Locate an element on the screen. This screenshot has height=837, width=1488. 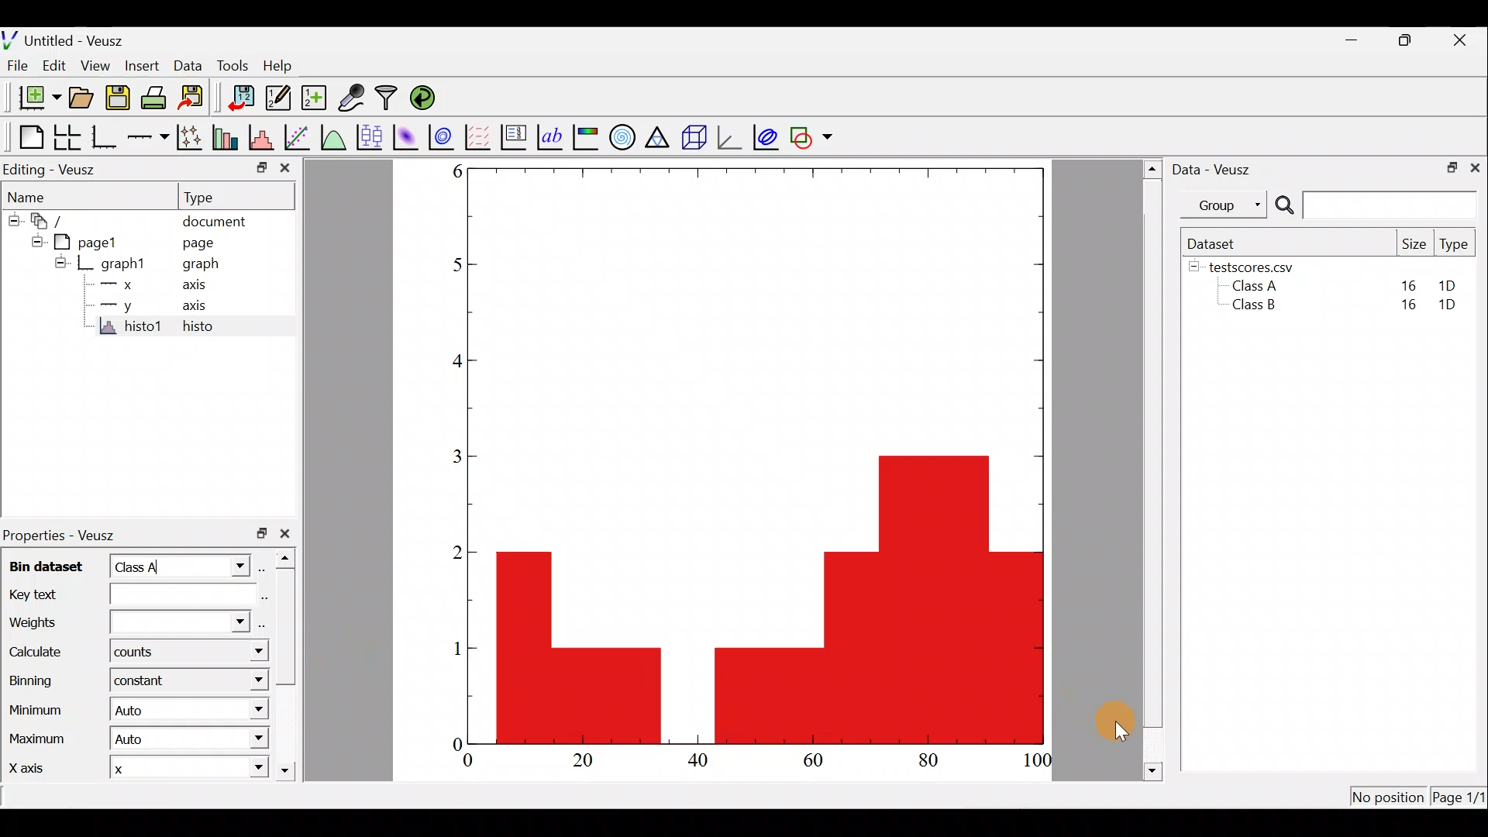
Bin dataset dropdown is located at coordinates (226, 567).